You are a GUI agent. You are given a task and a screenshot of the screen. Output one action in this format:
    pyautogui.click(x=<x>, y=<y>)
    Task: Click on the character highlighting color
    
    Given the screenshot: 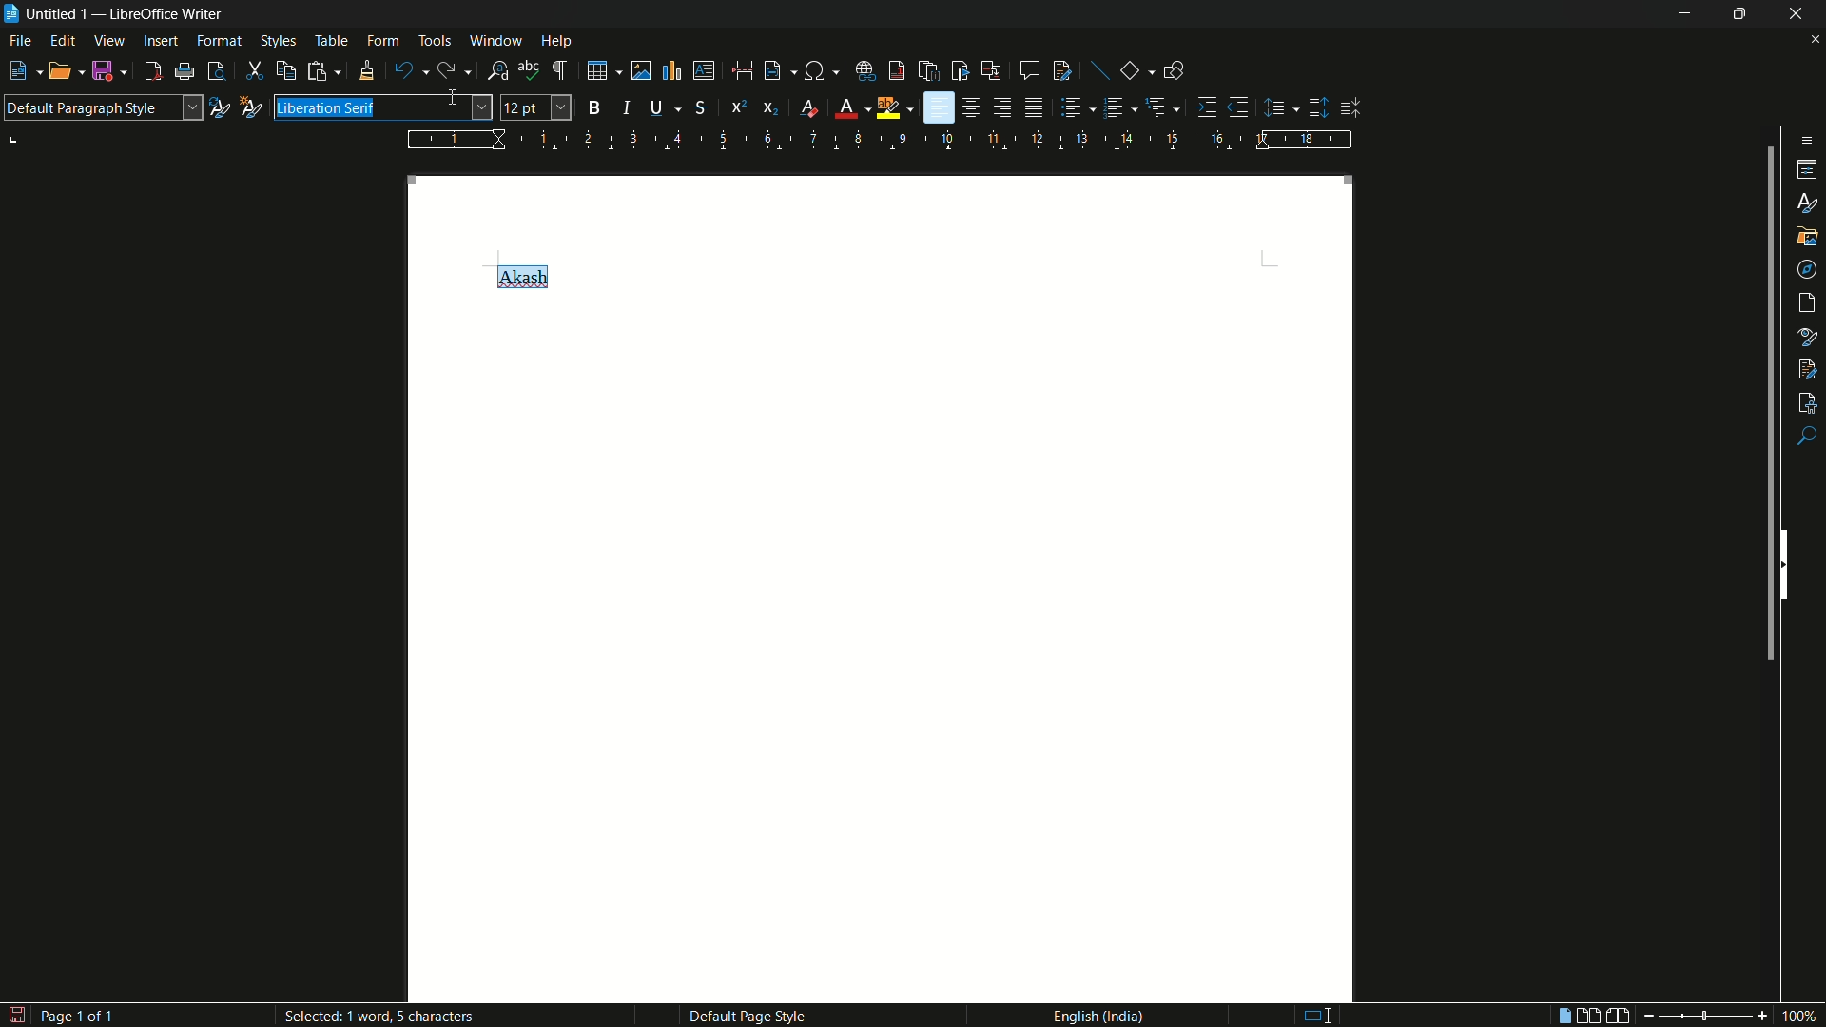 What is the action you would take?
    pyautogui.click(x=888, y=108)
    